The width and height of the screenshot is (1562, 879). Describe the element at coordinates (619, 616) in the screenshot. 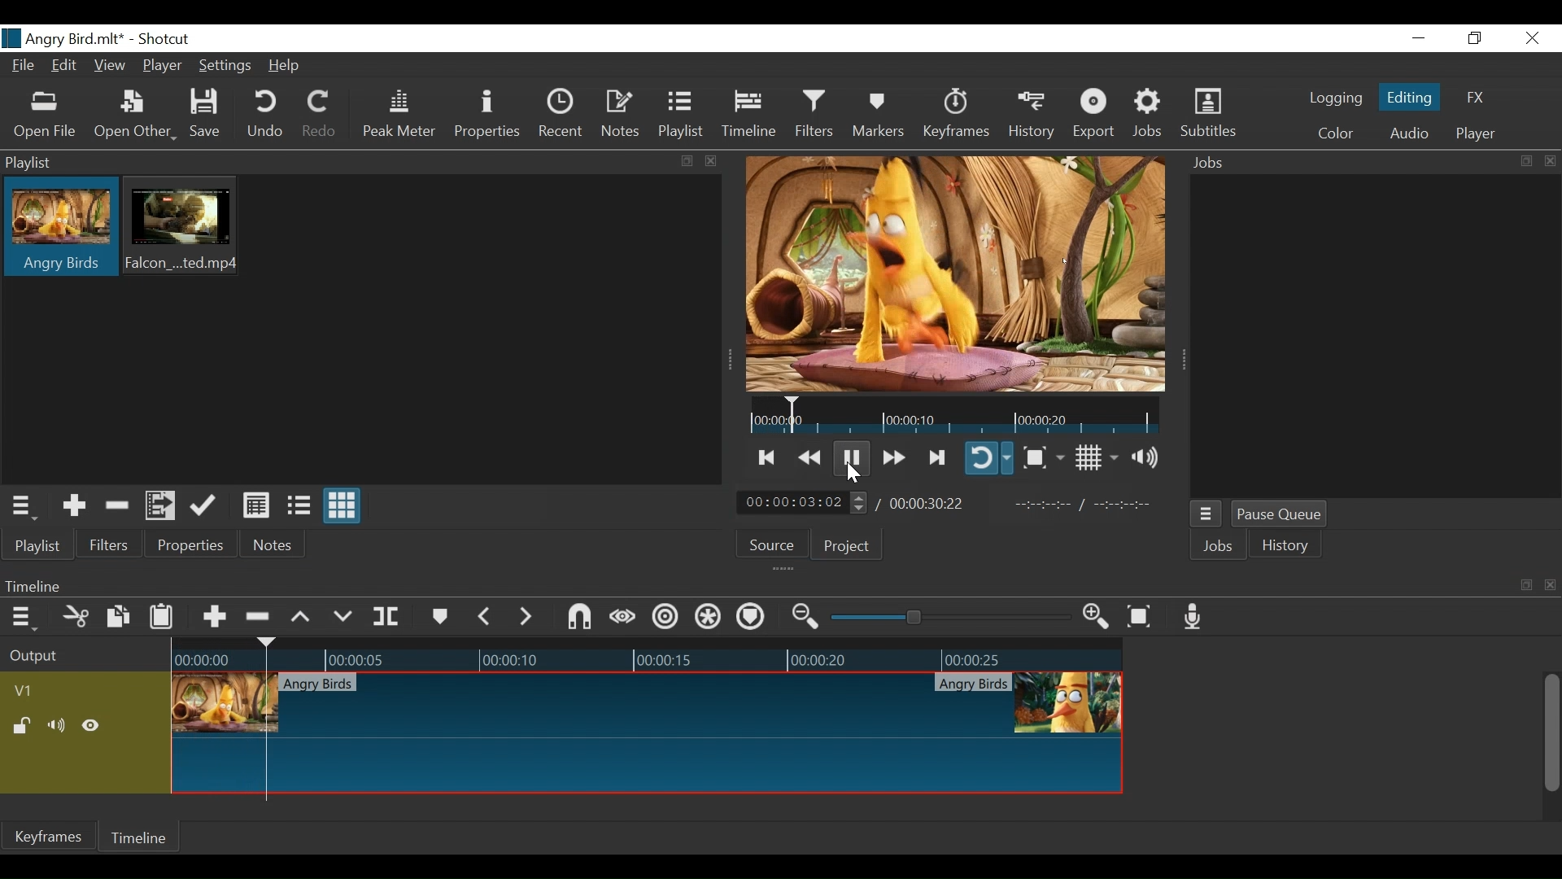

I see `Scrub while dragging` at that location.